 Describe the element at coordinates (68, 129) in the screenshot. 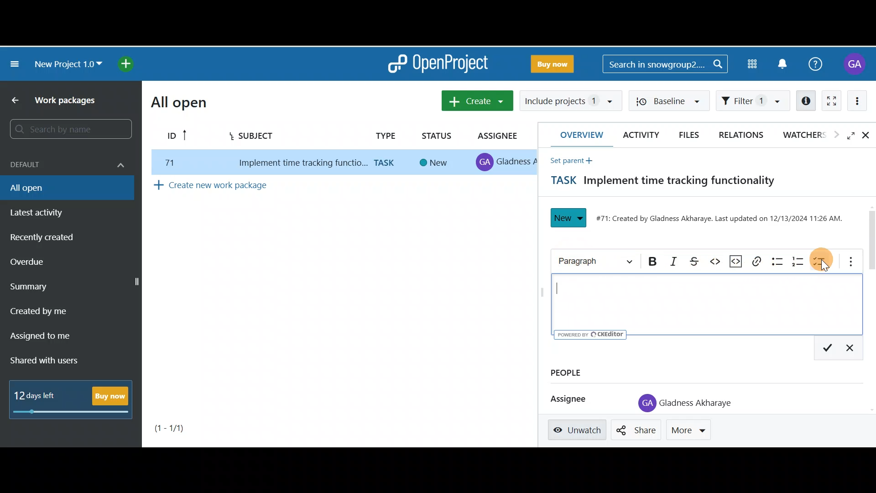

I see `Search bar` at that location.